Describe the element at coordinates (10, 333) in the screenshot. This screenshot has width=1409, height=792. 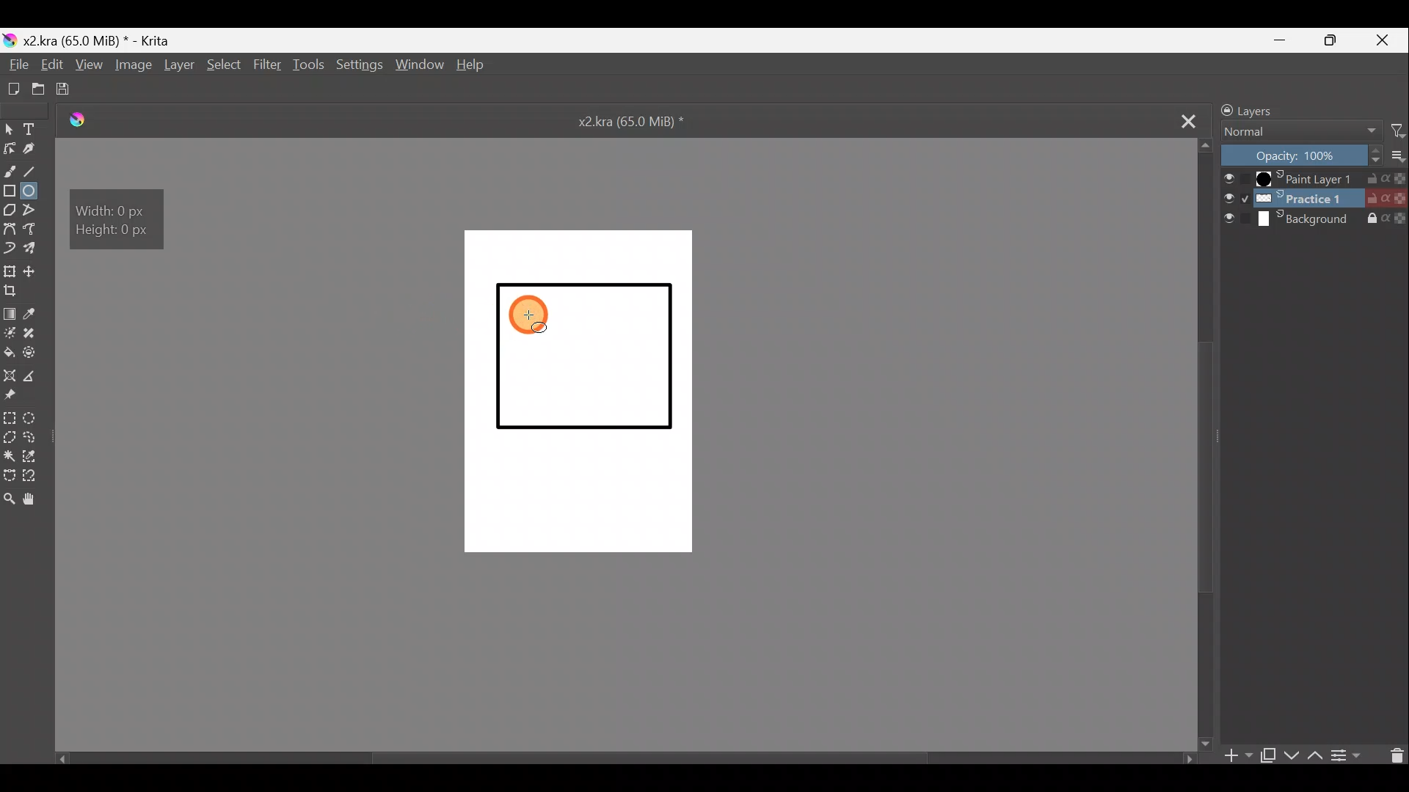
I see `Colourise mask tool` at that location.